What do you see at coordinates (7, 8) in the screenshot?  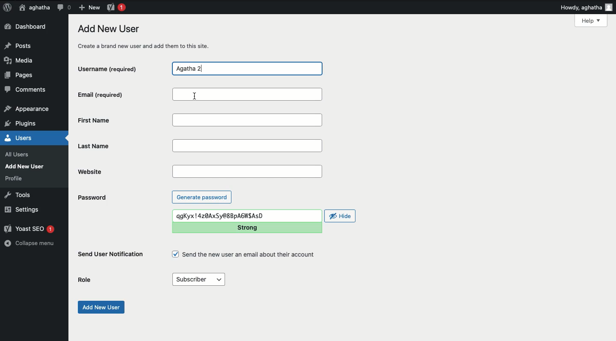 I see `Logo` at bounding box center [7, 8].